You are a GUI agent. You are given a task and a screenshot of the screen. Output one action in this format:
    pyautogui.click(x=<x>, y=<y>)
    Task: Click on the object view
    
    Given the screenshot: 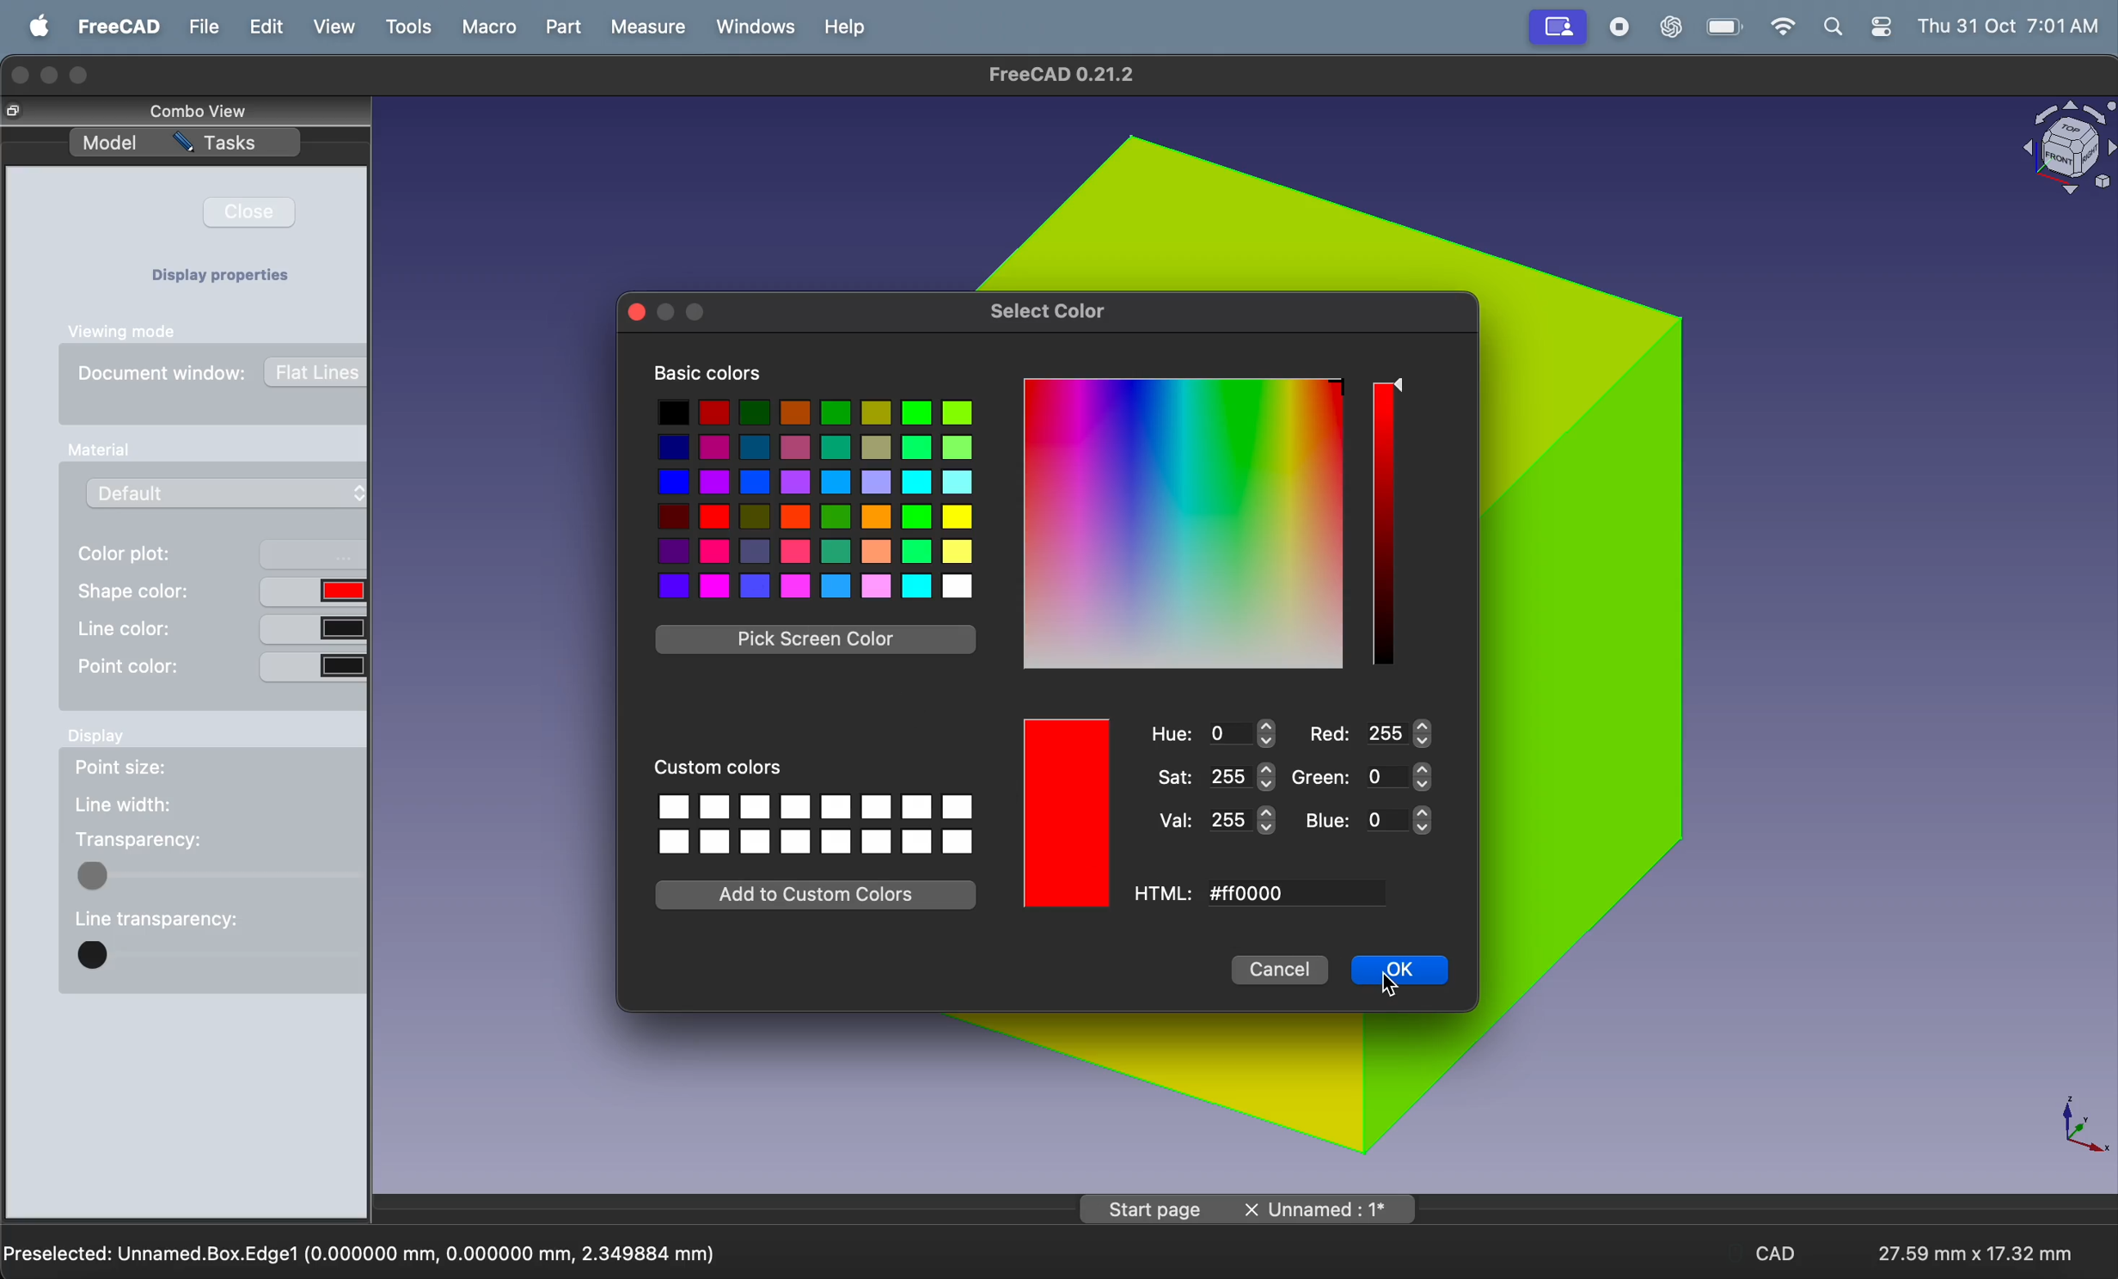 What is the action you would take?
    pyautogui.click(x=2064, y=150)
    